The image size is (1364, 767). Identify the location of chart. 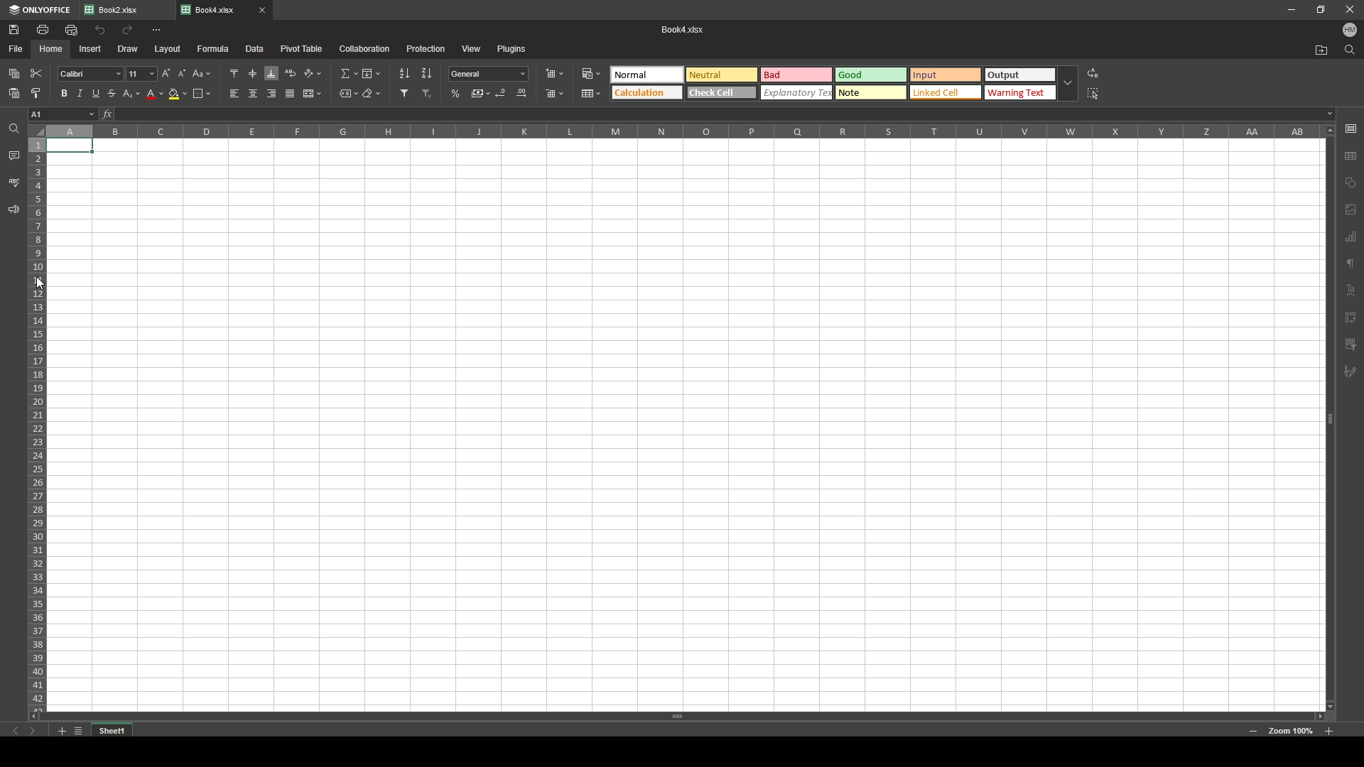
(1352, 238).